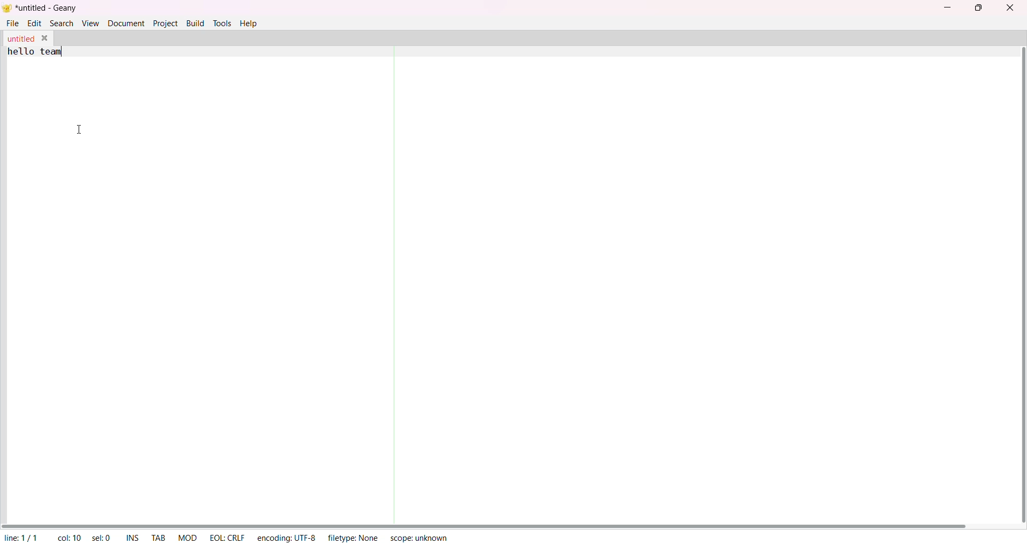 The image size is (1027, 544). What do you see at coordinates (982, 9) in the screenshot?
I see `maximize` at bounding box center [982, 9].